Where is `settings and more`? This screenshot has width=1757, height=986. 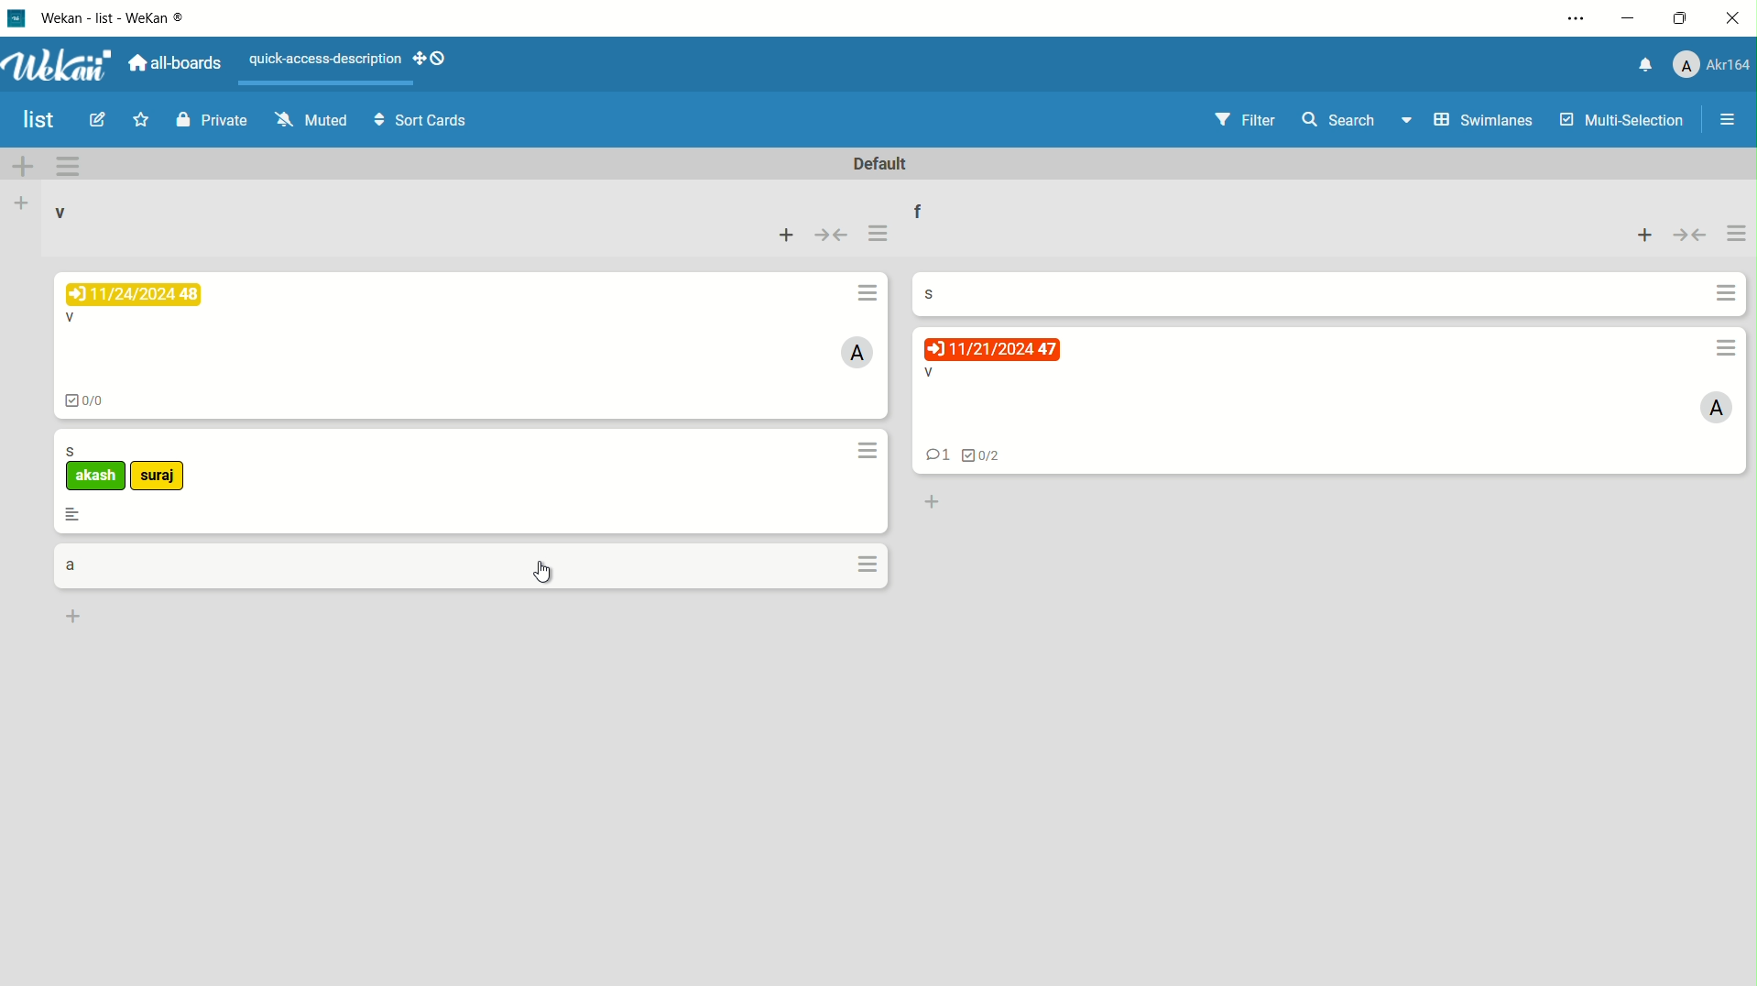 settings and more is located at coordinates (1573, 20).